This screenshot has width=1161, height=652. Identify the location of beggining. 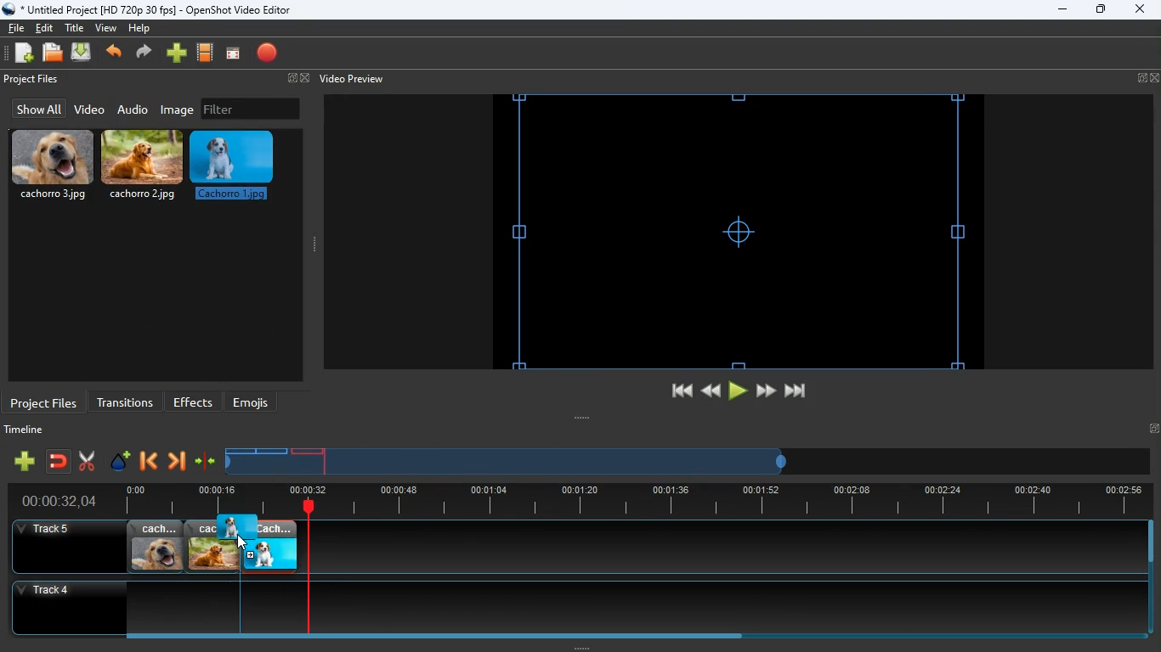
(674, 391).